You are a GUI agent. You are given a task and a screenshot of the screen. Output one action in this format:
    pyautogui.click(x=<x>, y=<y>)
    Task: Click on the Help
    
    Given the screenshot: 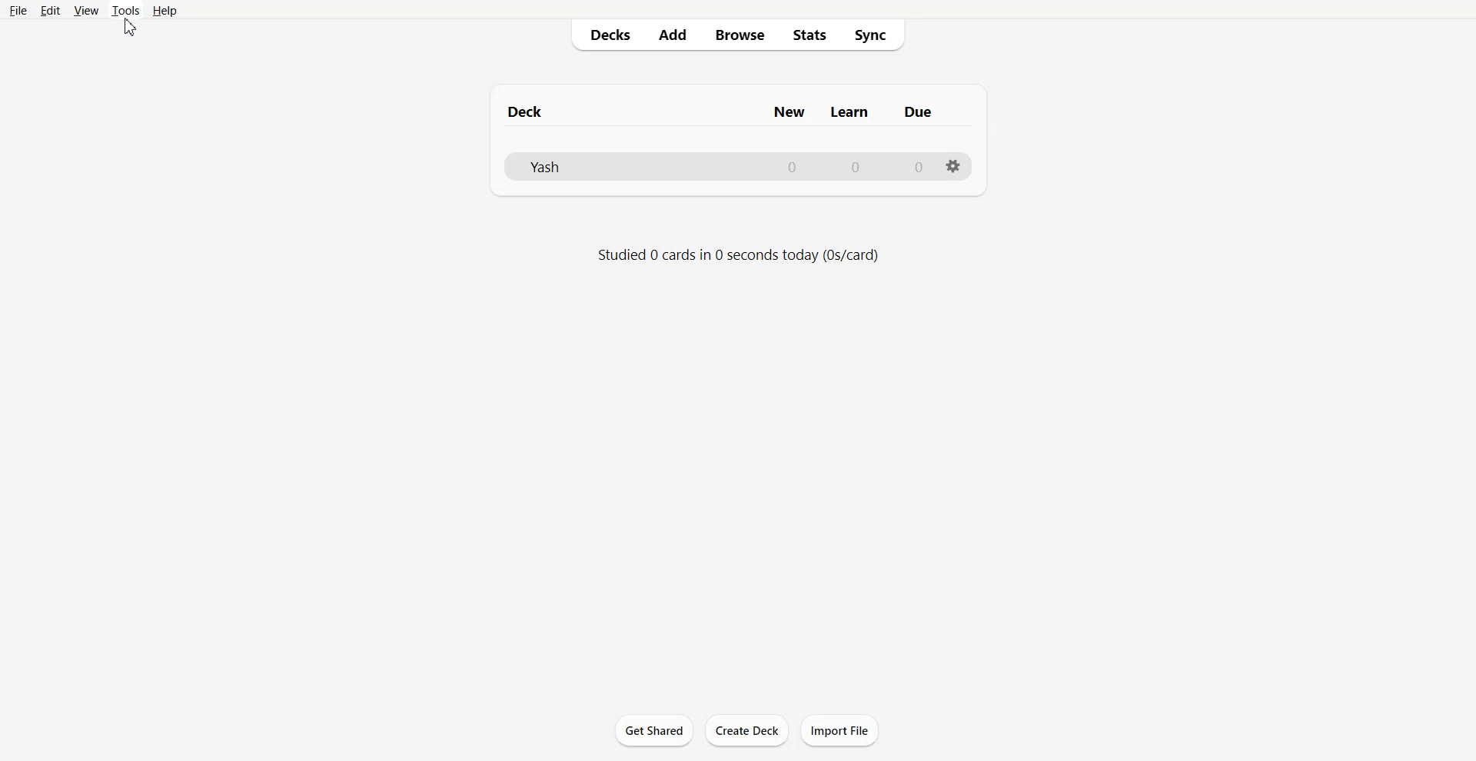 What is the action you would take?
    pyautogui.click(x=165, y=11)
    